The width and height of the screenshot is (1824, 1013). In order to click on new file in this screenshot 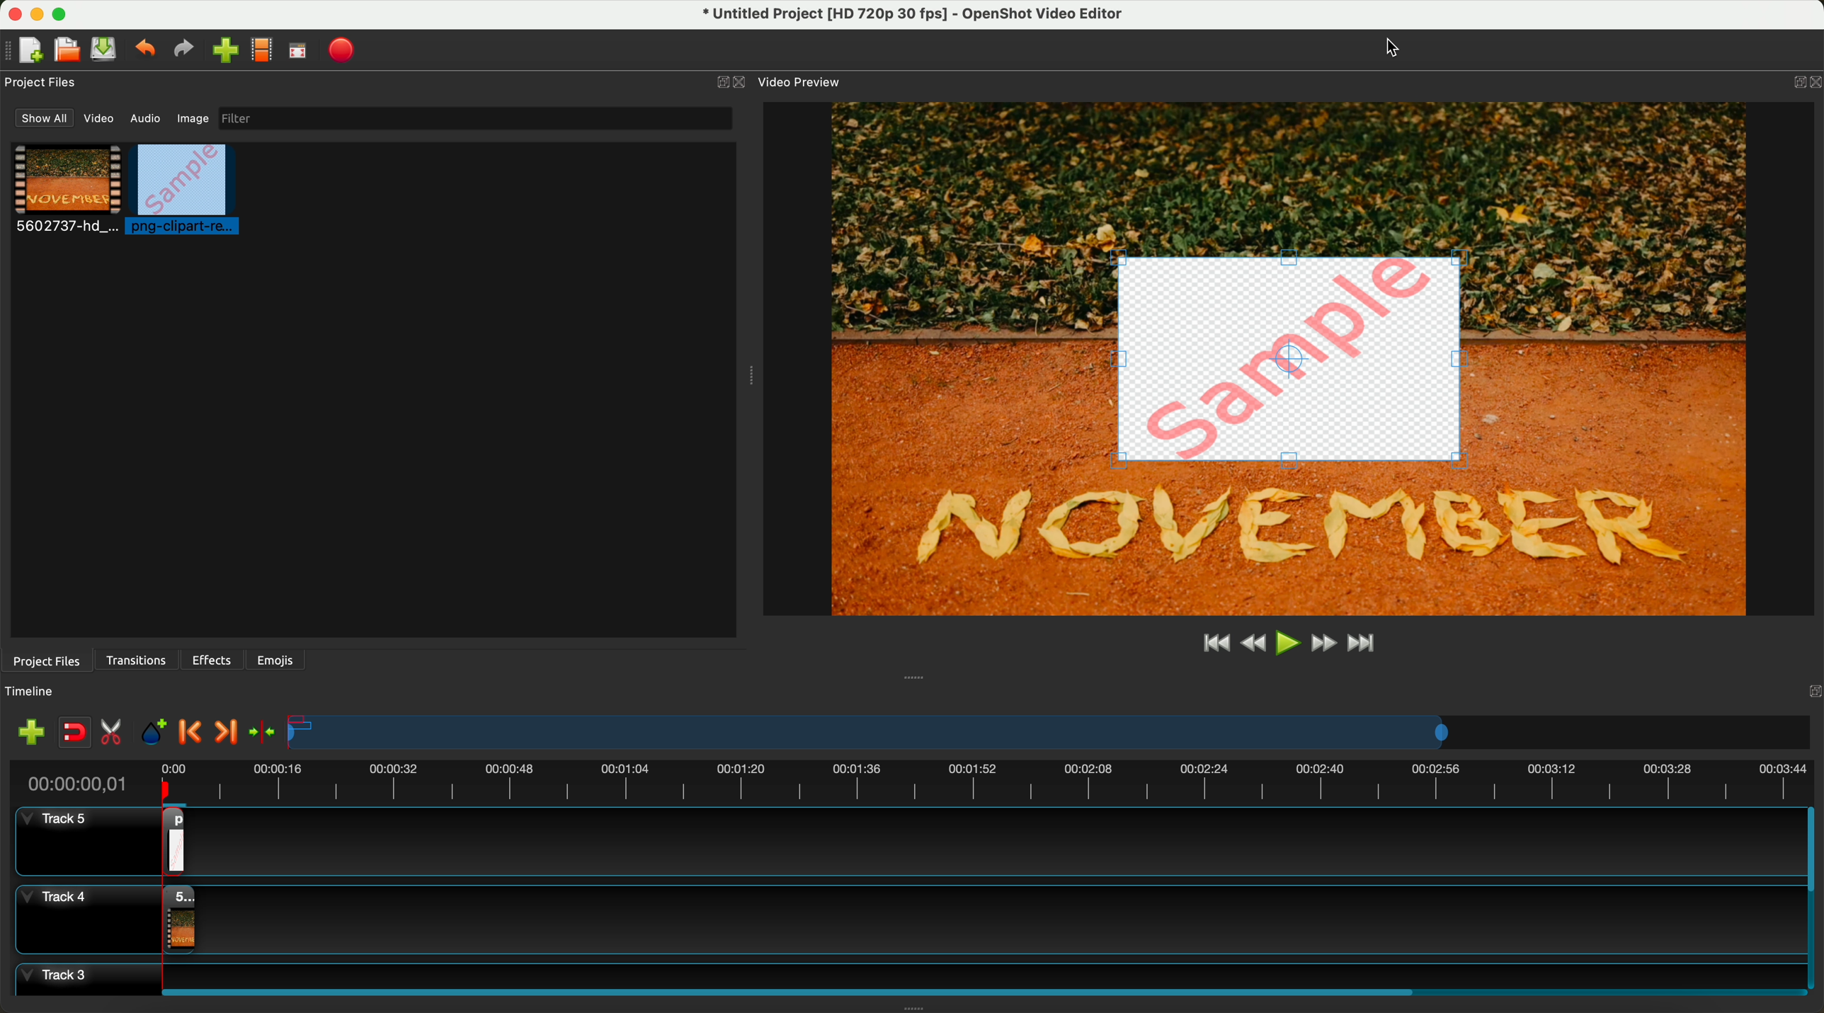, I will do `click(26, 50)`.